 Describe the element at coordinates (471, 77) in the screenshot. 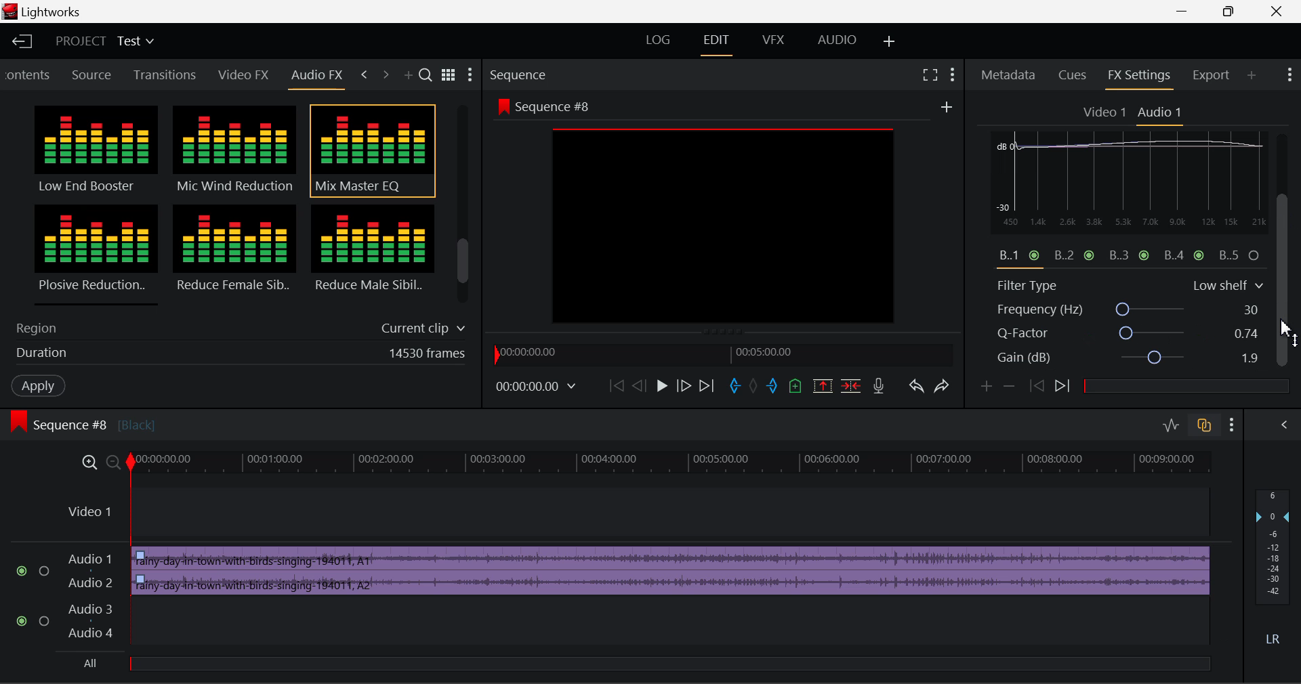

I see `Settings` at that location.